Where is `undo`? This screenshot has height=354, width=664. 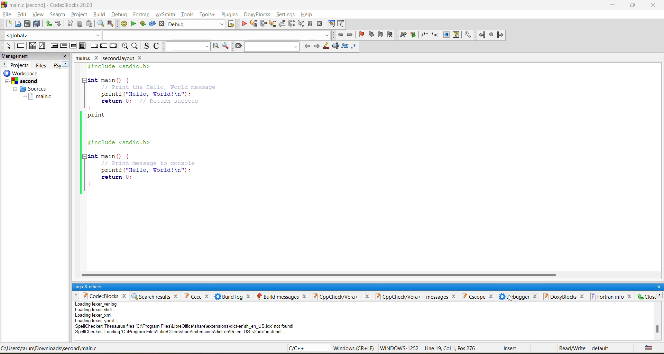
undo is located at coordinates (48, 24).